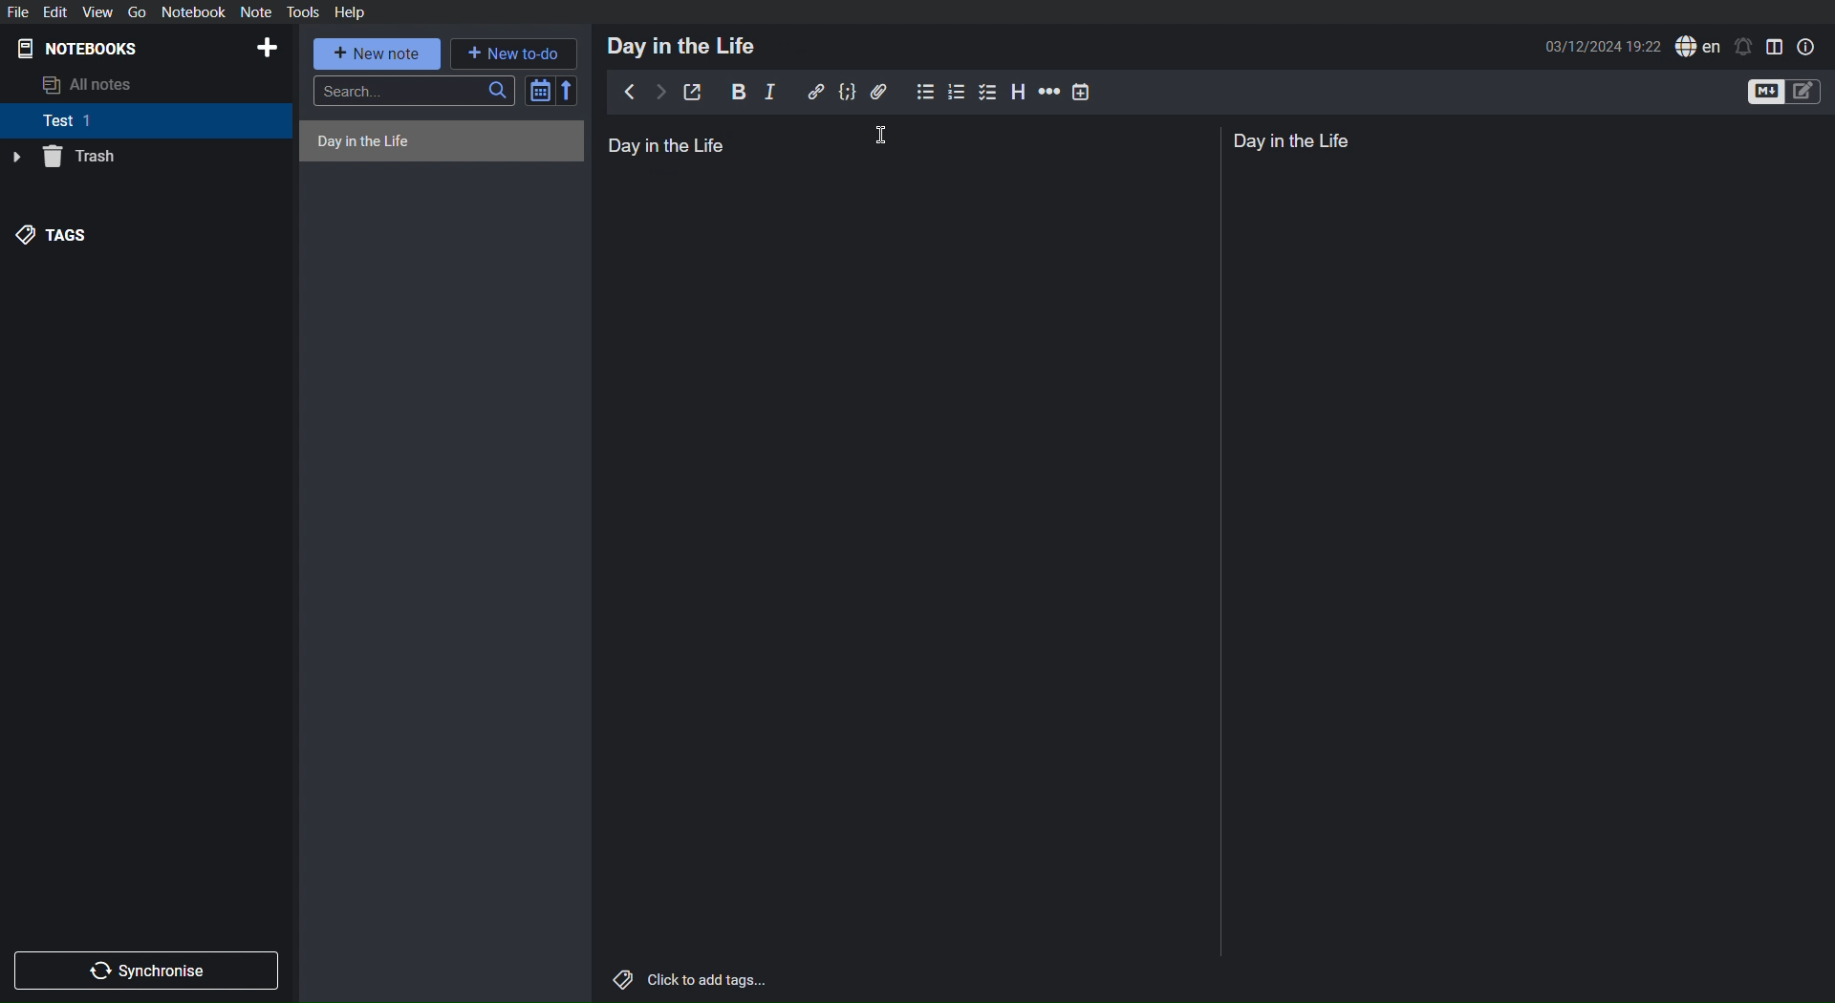  Describe the element at coordinates (925, 93) in the screenshot. I see `Bullet List` at that location.